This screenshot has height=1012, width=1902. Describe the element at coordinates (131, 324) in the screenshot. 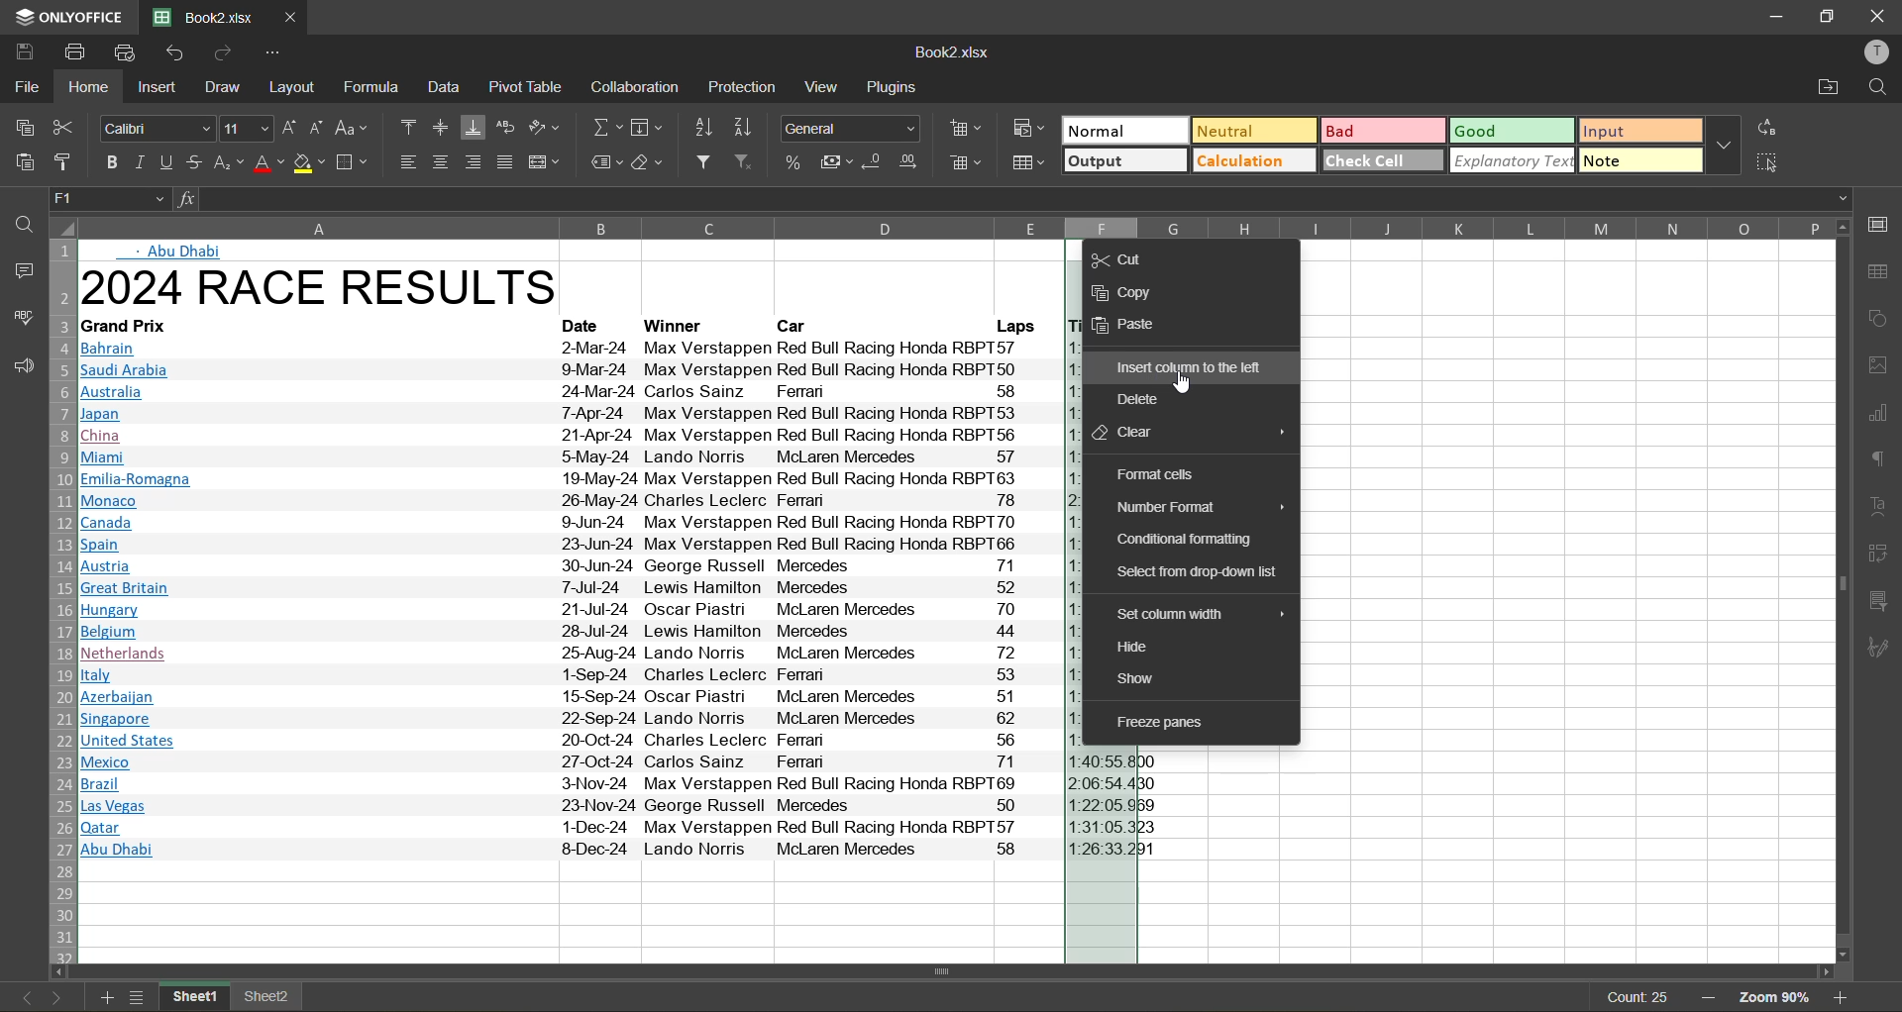

I see `| Grand Prix` at that location.